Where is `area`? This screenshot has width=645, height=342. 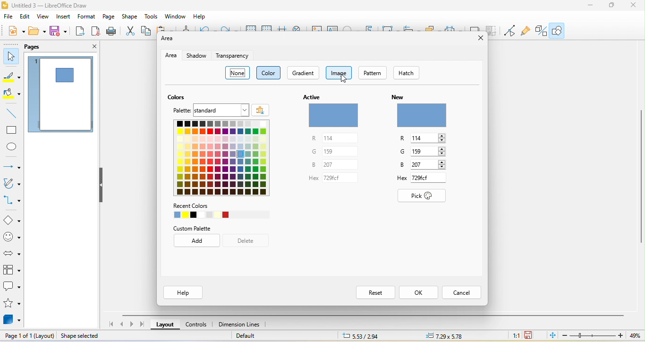
area is located at coordinates (172, 56).